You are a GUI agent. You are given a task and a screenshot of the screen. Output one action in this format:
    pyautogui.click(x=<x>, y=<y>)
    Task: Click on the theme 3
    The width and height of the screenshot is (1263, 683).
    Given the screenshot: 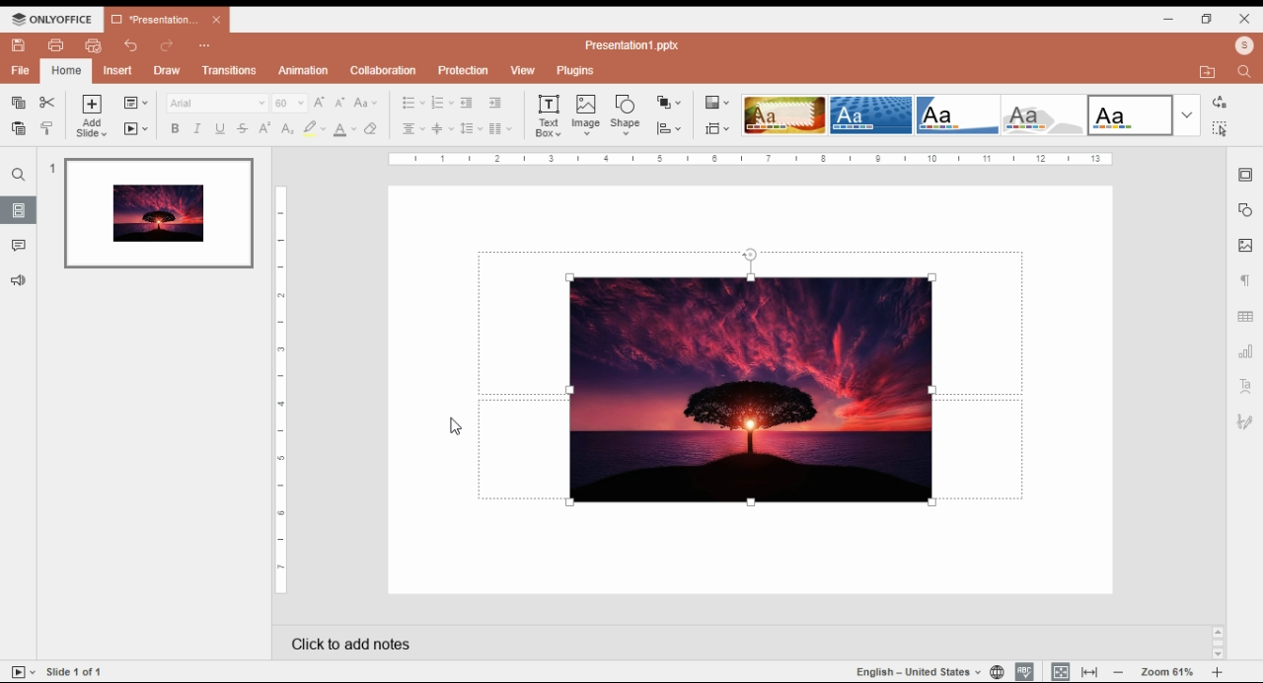 What is the action you would take?
    pyautogui.click(x=956, y=115)
    